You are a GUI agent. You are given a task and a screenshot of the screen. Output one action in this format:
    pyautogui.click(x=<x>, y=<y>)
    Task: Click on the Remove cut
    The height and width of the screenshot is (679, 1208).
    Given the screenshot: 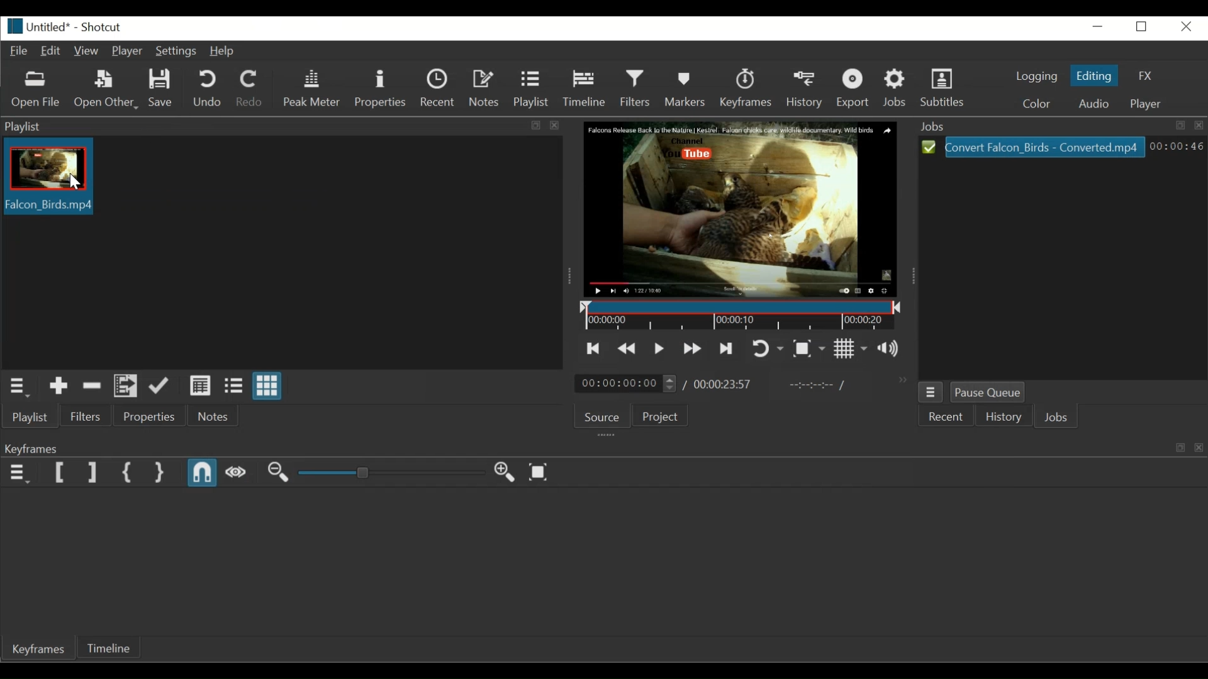 What is the action you would take?
    pyautogui.click(x=93, y=387)
    